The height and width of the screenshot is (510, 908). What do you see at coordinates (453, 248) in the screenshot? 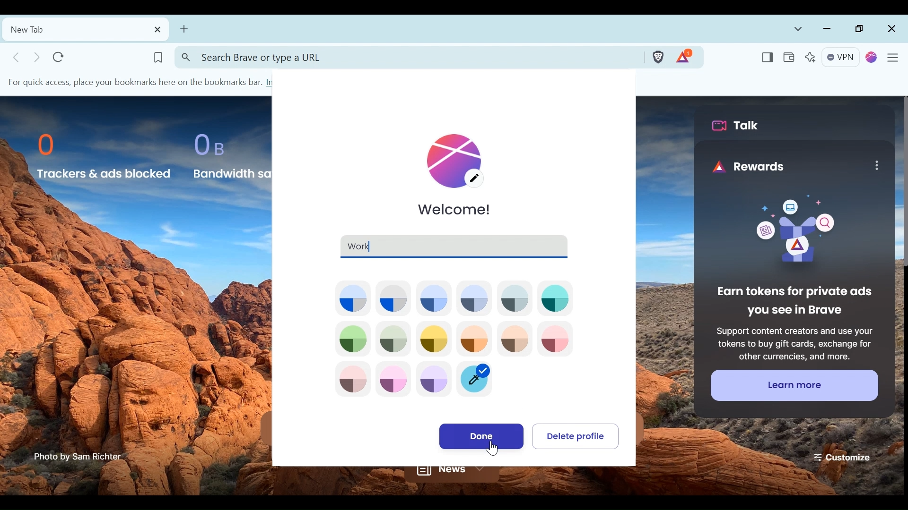
I see `Work` at bounding box center [453, 248].